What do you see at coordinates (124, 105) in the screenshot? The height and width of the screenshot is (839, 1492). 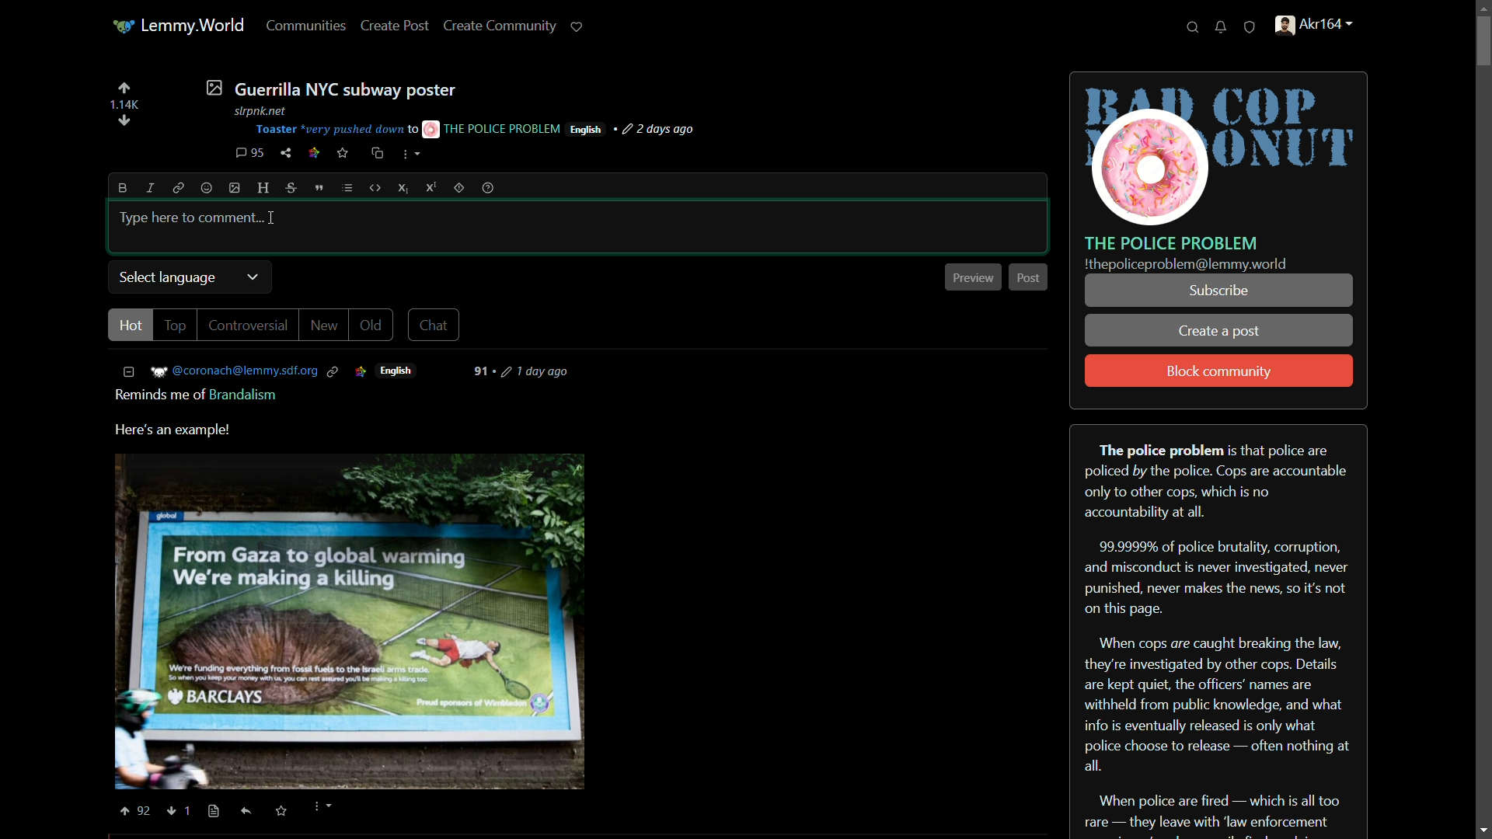 I see `number of votes` at bounding box center [124, 105].